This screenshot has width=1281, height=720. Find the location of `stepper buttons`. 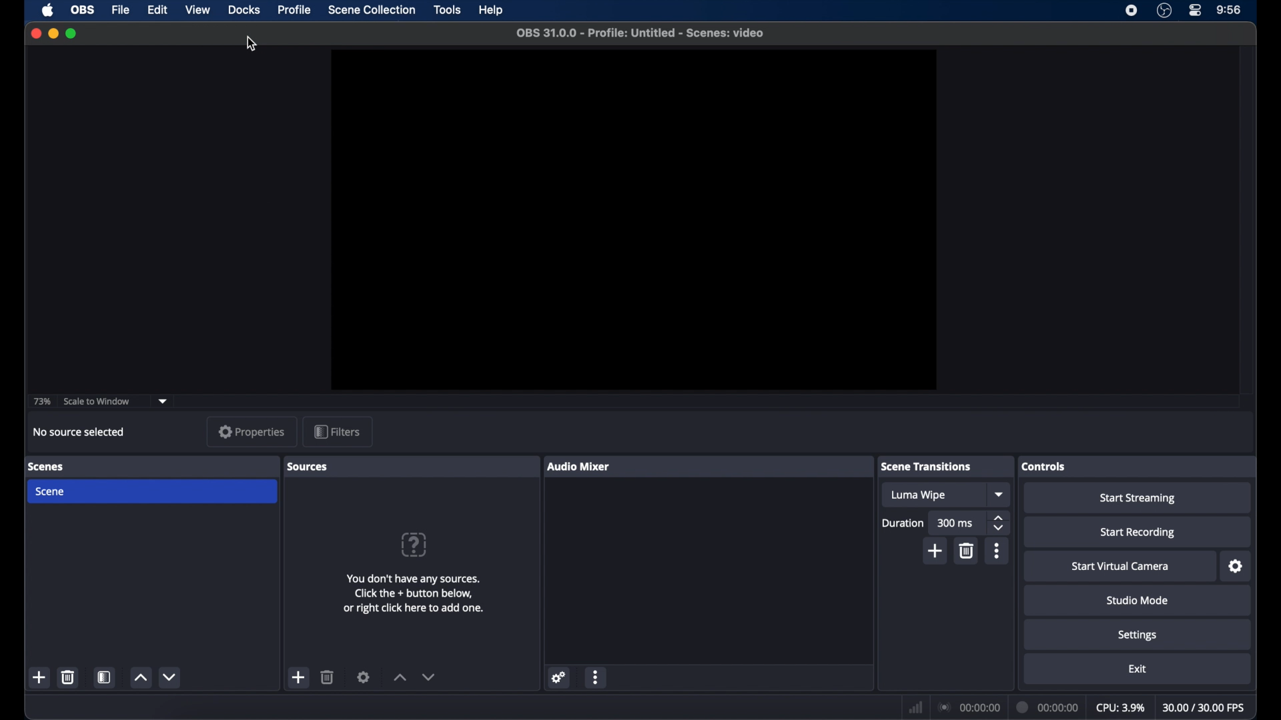

stepper buttons is located at coordinates (998, 523).